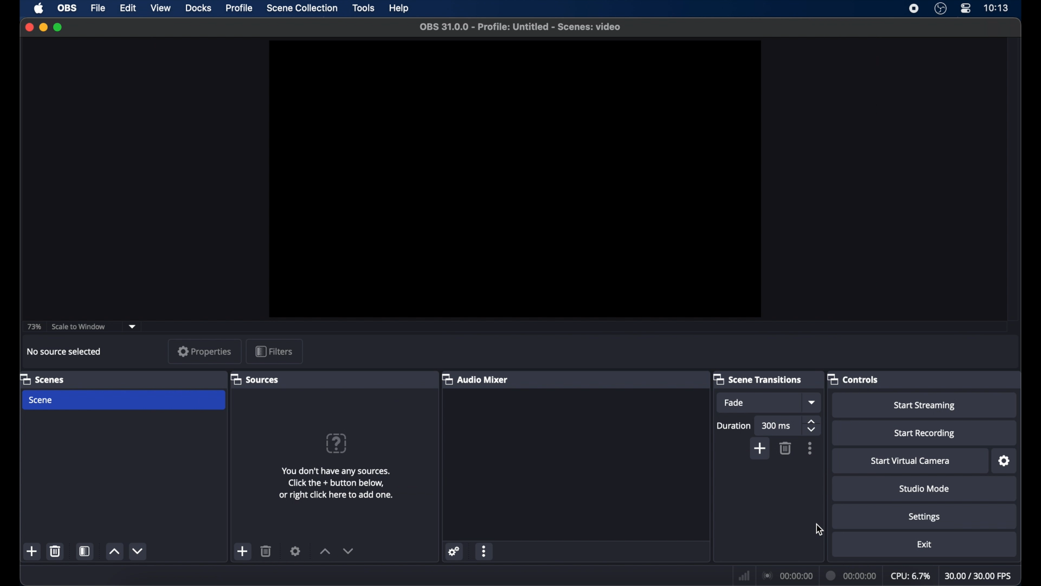 This screenshot has height=586, width=1041. I want to click on fade, so click(734, 403).